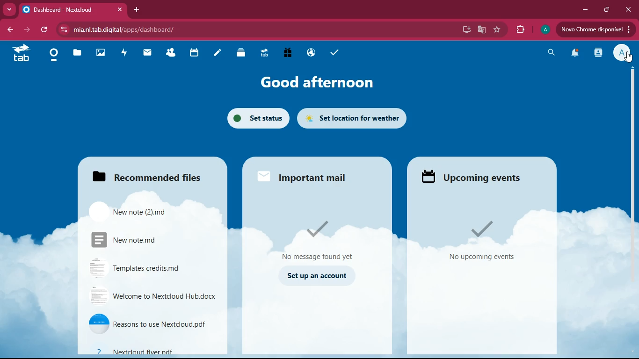  I want to click on set status, so click(254, 119).